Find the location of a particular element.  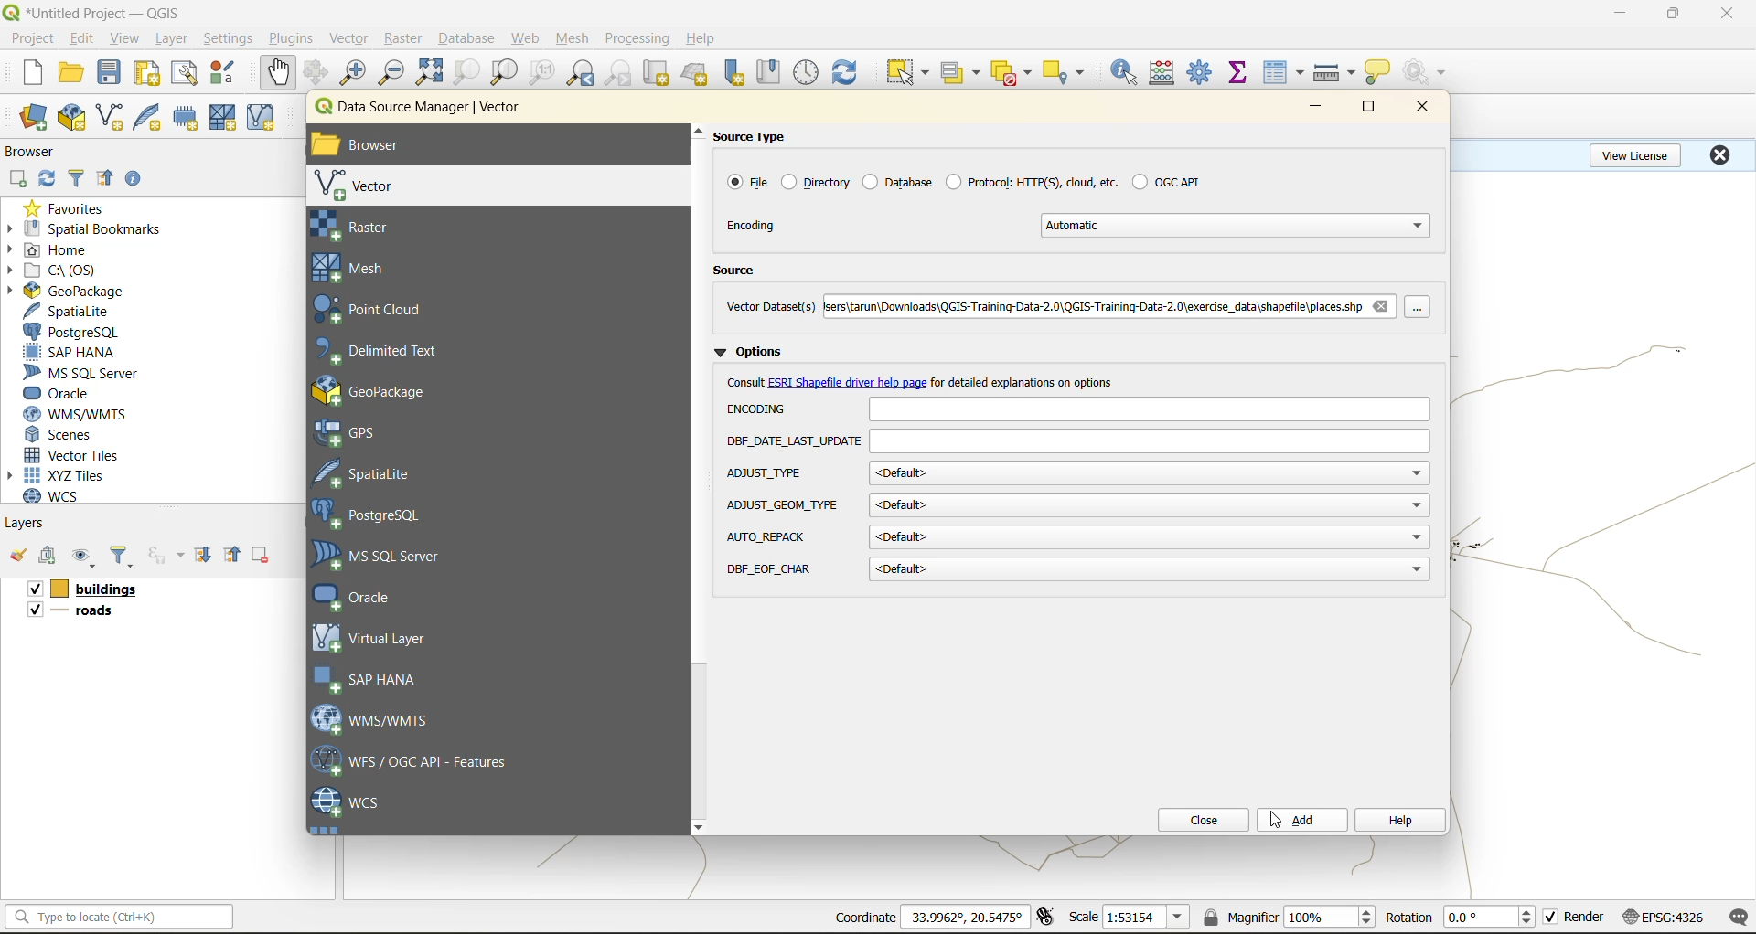

attributes table is located at coordinates (1284, 74).